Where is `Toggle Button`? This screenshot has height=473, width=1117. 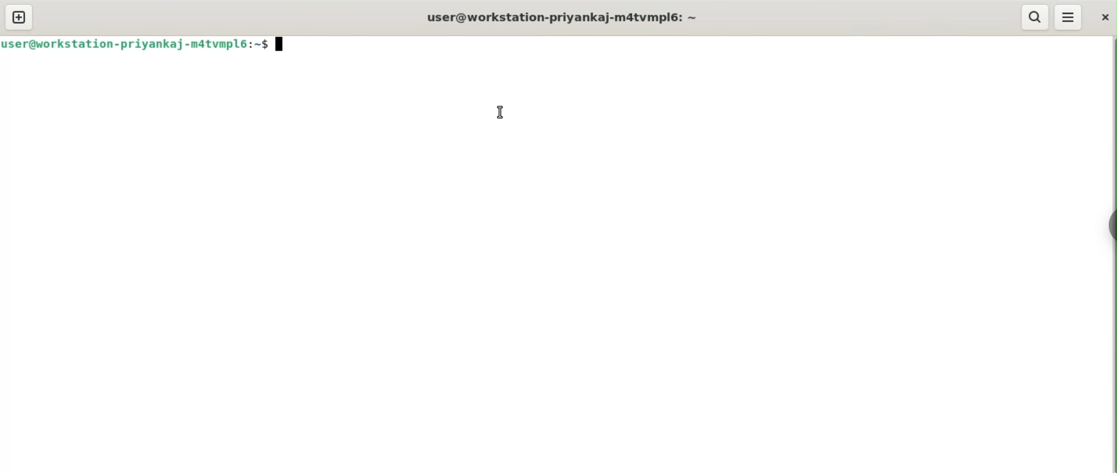
Toggle Button is located at coordinates (1108, 219).